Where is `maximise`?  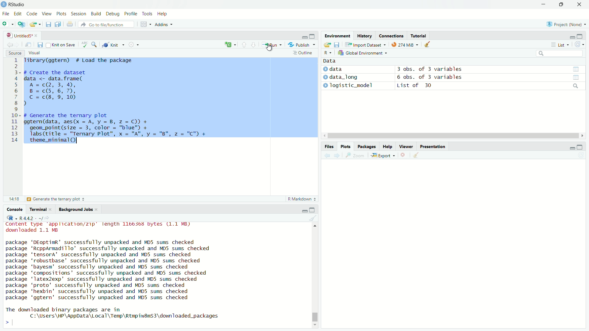 maximise is located at coordinates (580, 36).